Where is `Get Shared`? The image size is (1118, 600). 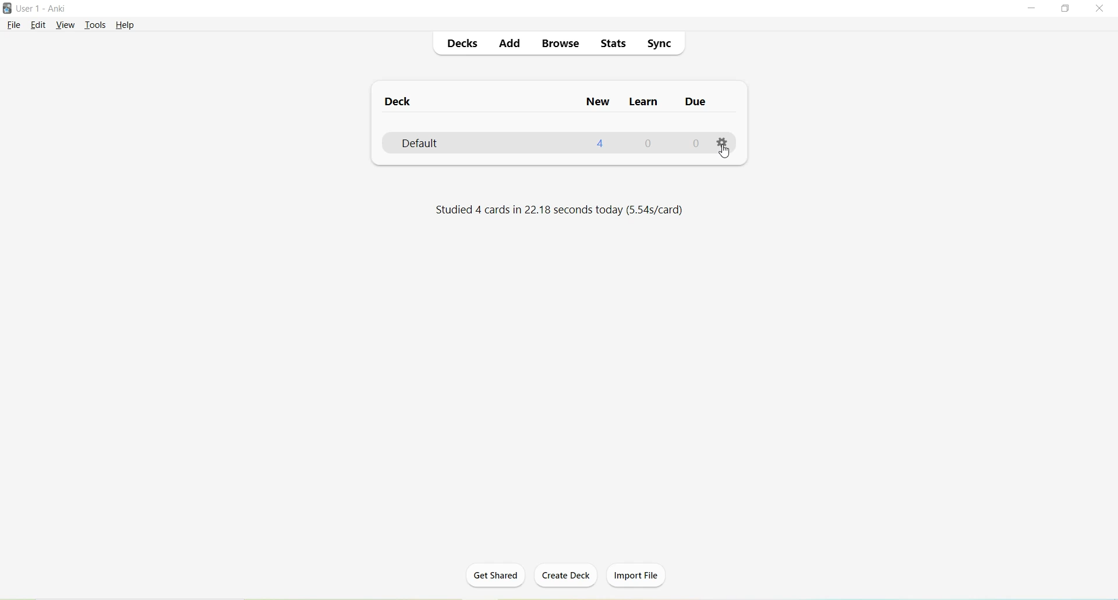 Get Shared is located at coordinates (493, 578).